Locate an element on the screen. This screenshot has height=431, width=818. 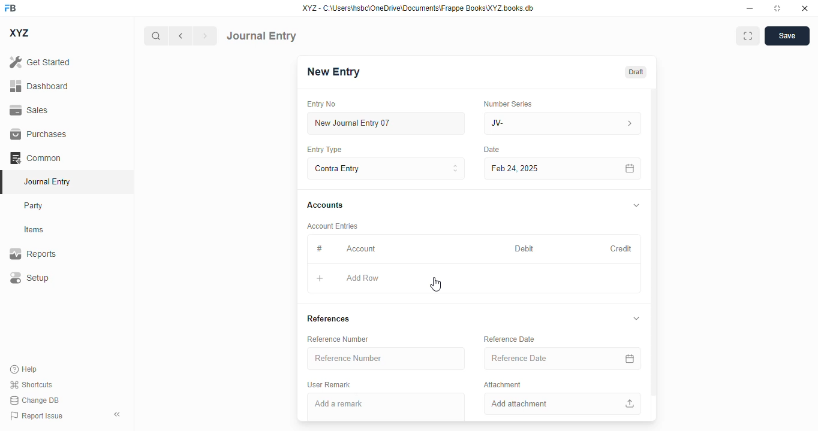
shortcuts is located at coordinates (31, 384).